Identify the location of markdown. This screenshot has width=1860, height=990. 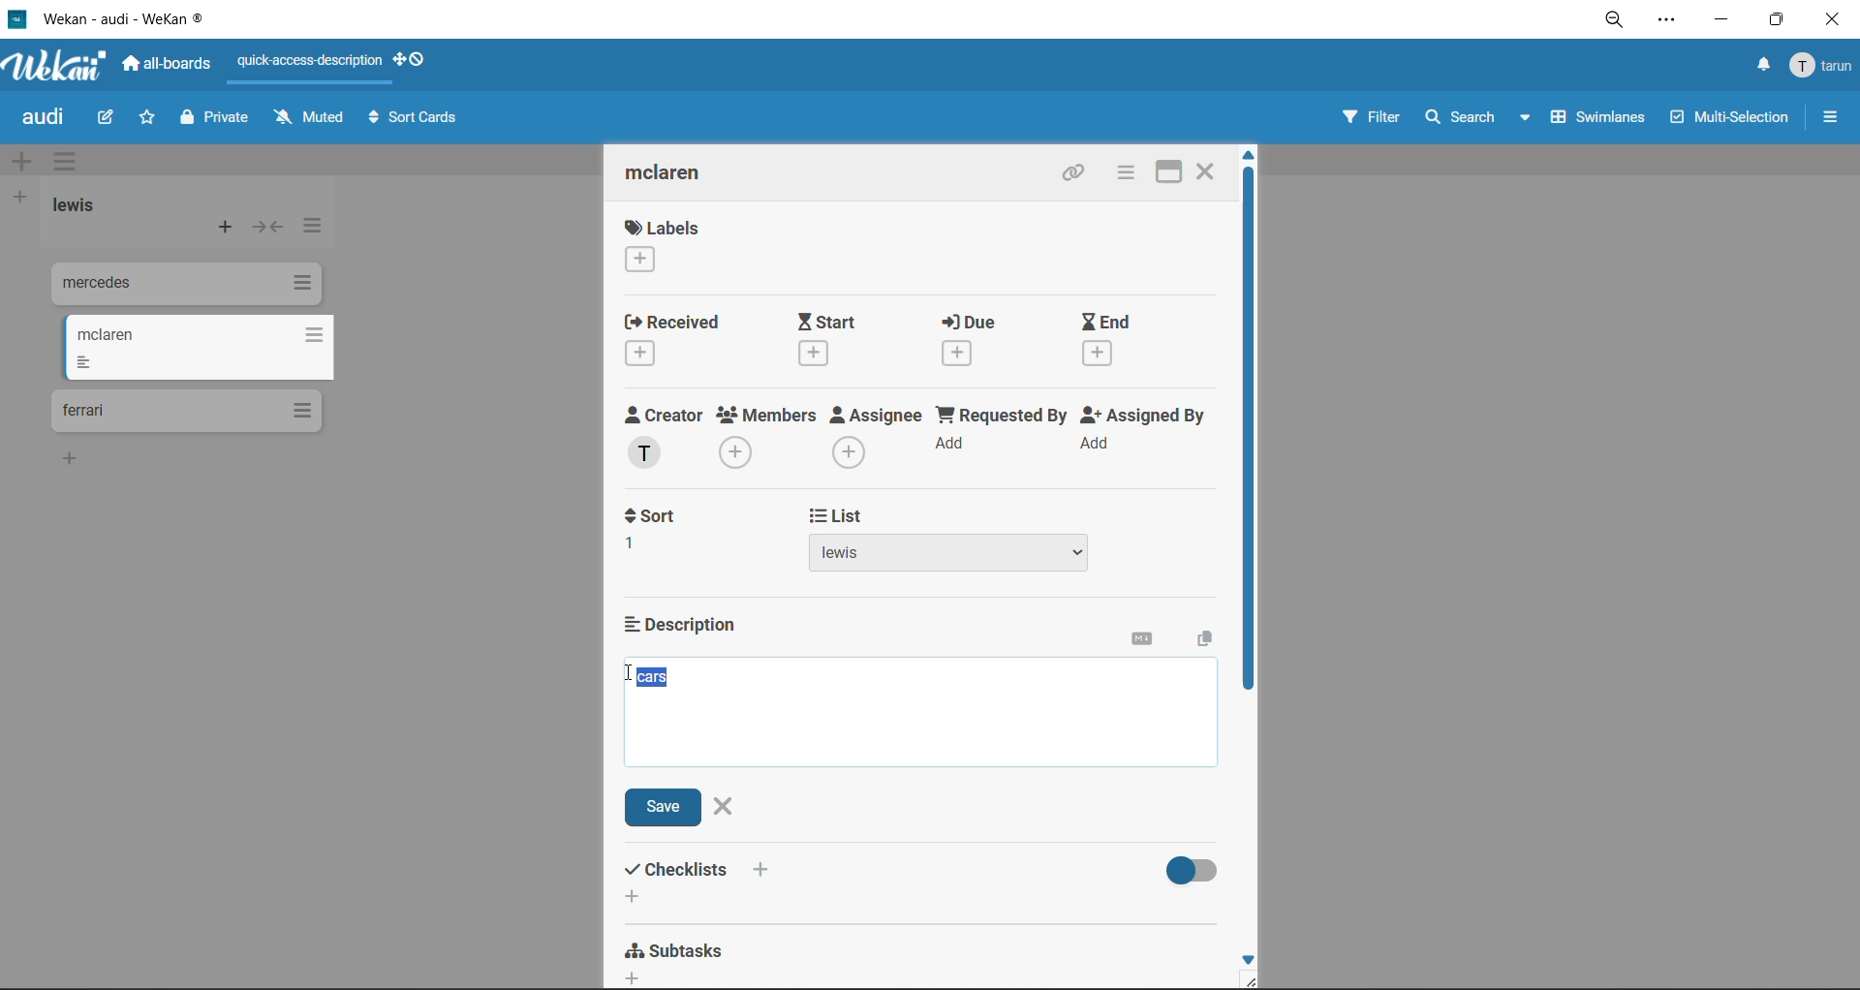
(1148, 642).